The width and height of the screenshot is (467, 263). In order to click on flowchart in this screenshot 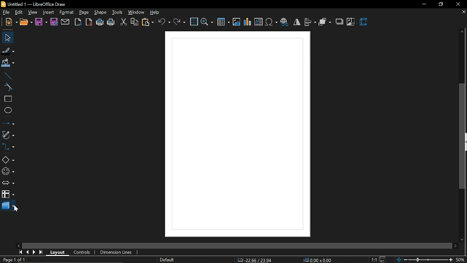, I will do `click(8, 194)`.